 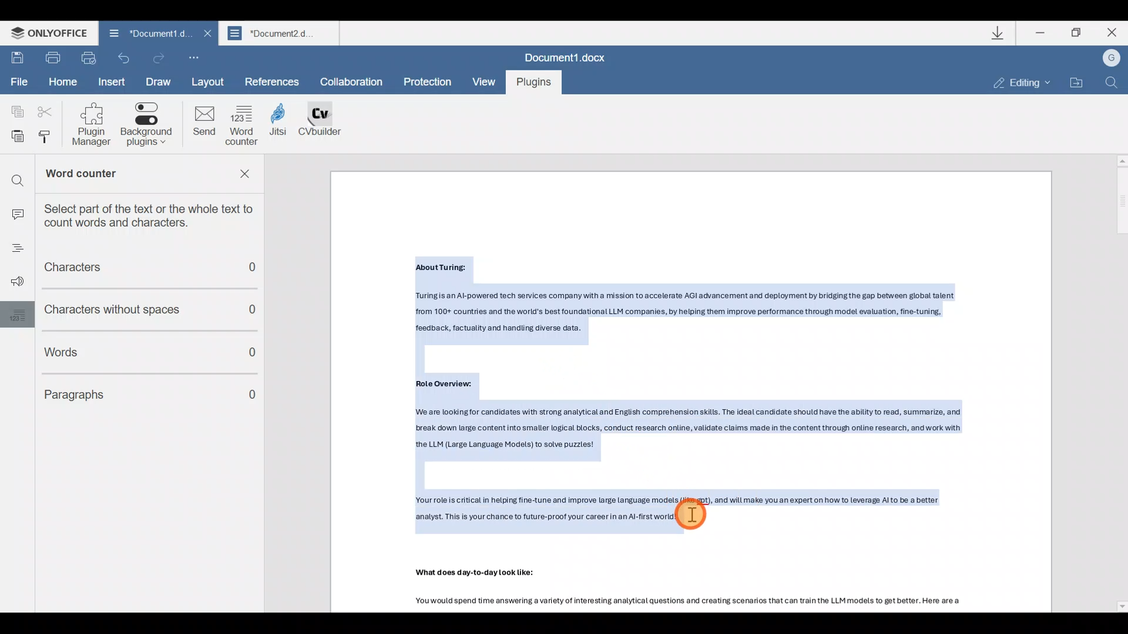 I want to click on Copy style, so click(x=49, y=139).